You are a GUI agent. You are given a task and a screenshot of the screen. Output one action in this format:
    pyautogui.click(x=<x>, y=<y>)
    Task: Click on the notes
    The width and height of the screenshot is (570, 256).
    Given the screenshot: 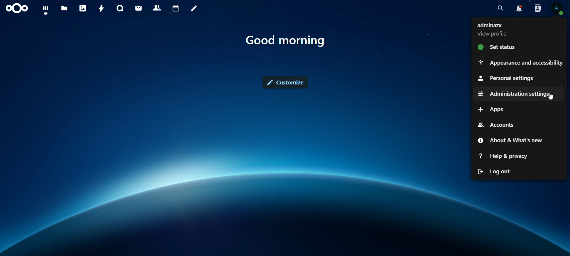 What is the action you would take?
    pyautogui.click(x=194, y=9)
    